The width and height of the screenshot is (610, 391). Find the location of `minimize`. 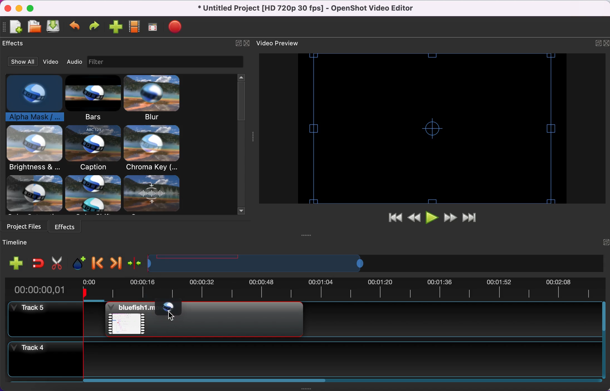

minimize is located at coordinates (18, 8).